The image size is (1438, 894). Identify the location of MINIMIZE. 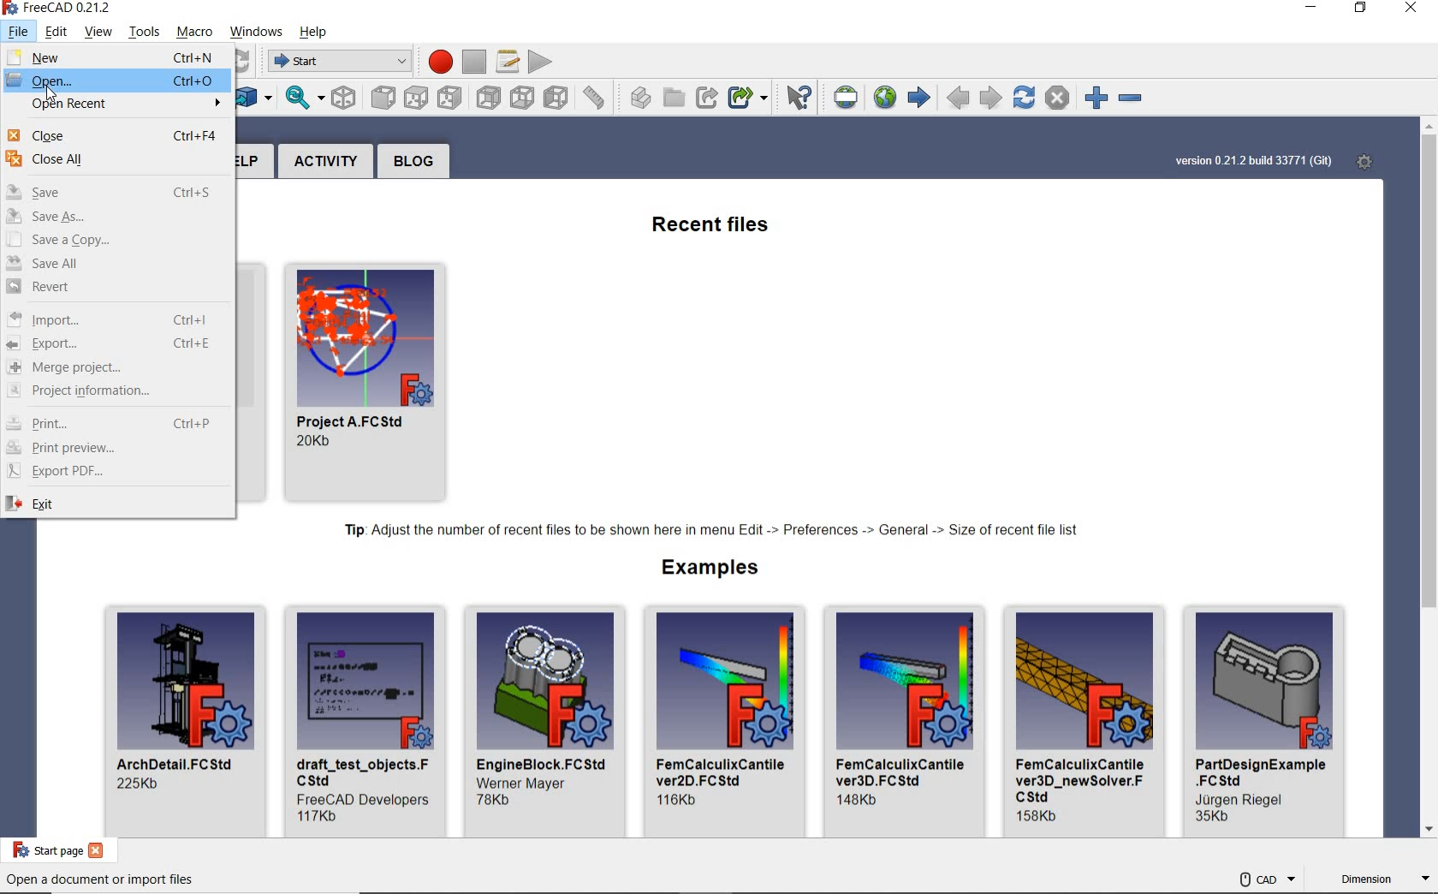
(1314, 9).